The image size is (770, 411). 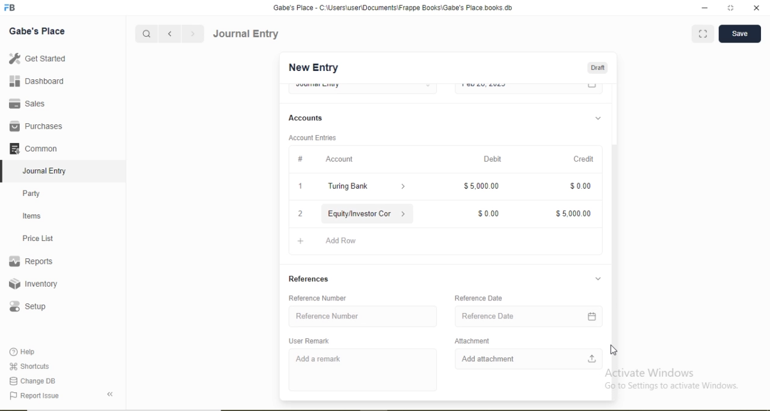 What do you see at coordinates (37, 81) in the screenshot?
I see `Dashboard` at bounding box center [37, 81].